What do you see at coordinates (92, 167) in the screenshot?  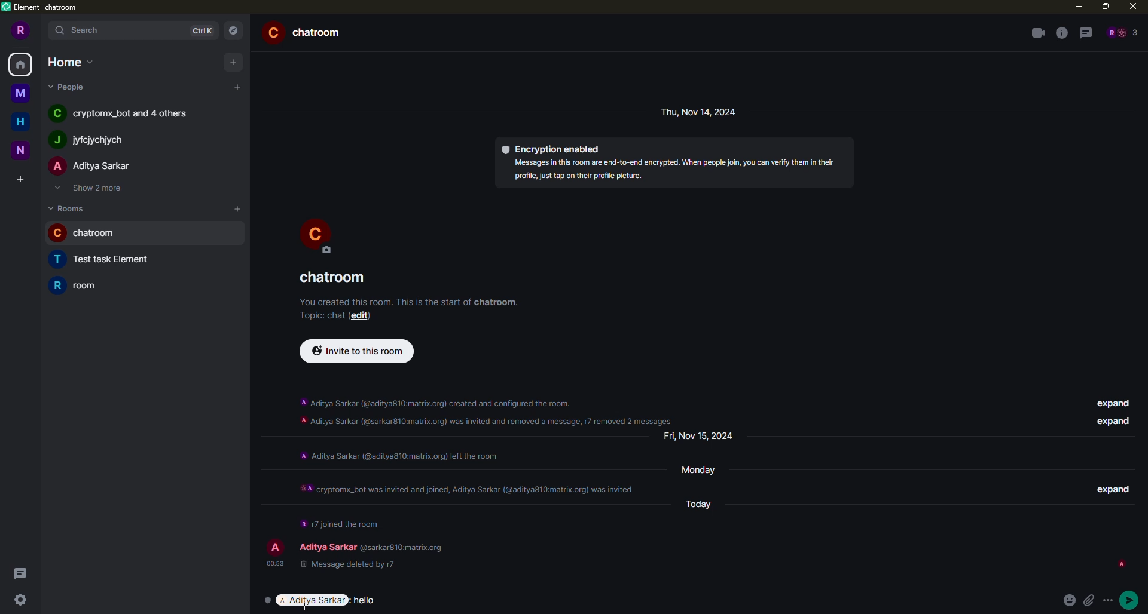 I see `people` at bounding box center [92, 167].